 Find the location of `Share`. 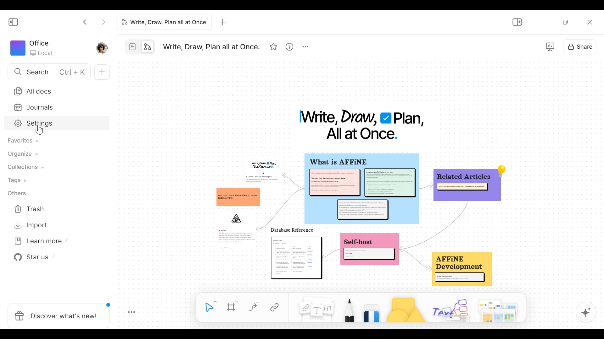

Share is located at coordinates (579, 47).